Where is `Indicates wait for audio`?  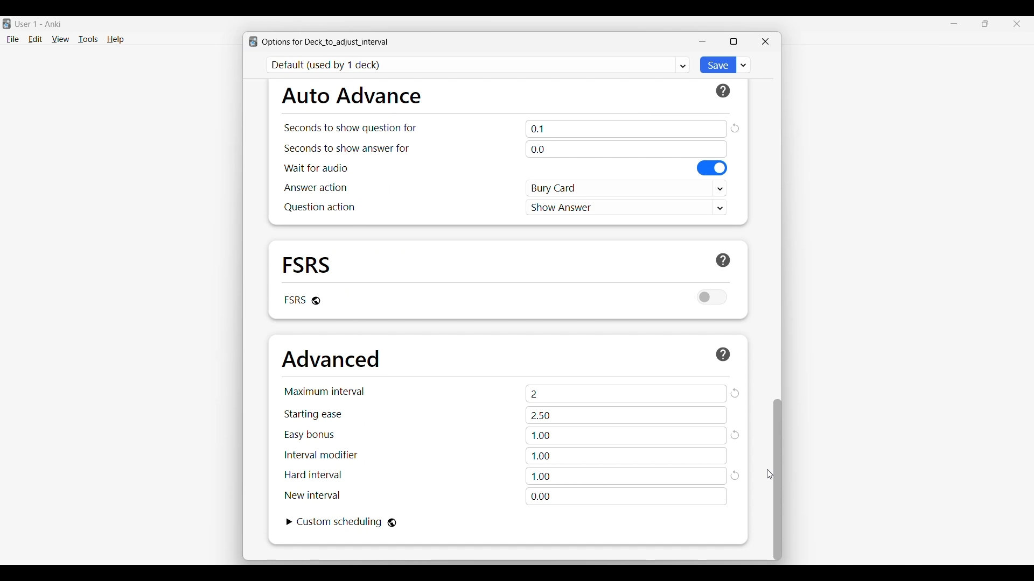 Indicates wait for audio is located at coordinates (316, 168).